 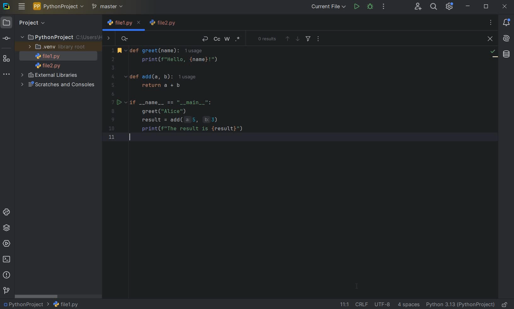 What do you see at coordinates (125, 39) in the screenshot?
I see `SEARCH HISTORY` at bounding box center [125, 39].